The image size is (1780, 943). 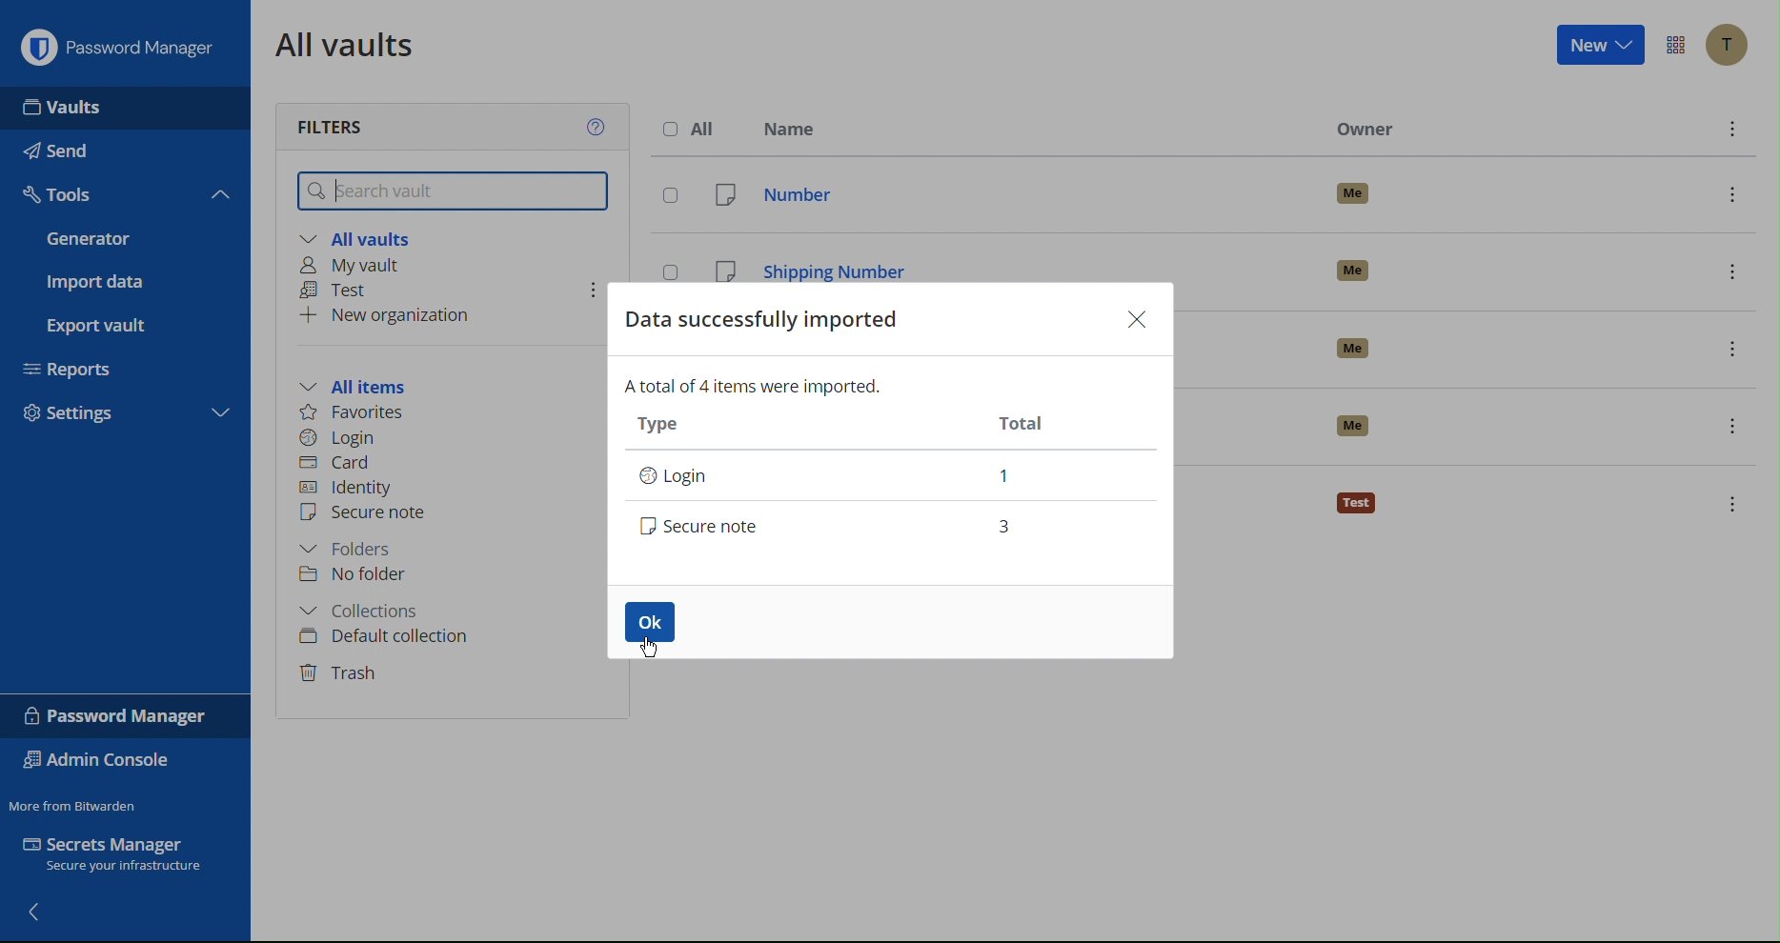 I want to click on Login, so click(x=797, y=477).